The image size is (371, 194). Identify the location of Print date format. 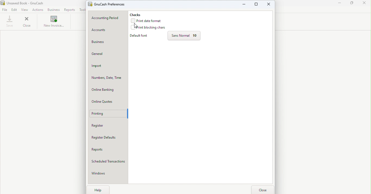
(148, 21).